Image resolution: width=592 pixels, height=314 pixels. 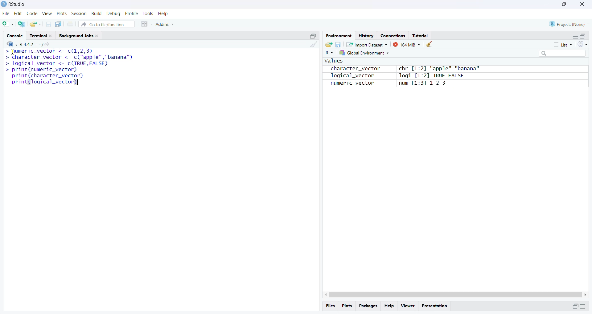 I want to click on new file, so click(x=7, y=23).